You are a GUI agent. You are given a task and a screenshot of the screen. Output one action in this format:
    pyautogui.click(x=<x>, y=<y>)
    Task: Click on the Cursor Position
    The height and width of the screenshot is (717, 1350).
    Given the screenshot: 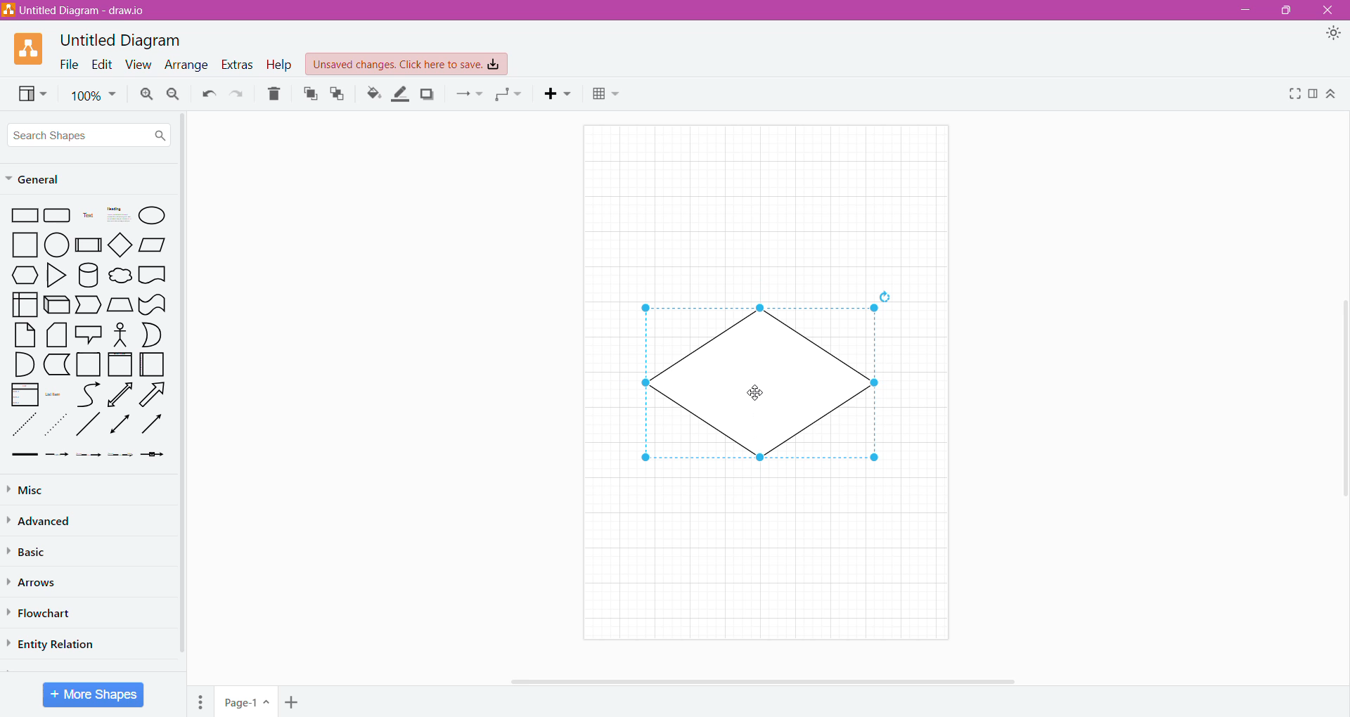 What is the action you would take?
    pyautogui.click(x=755, y=392)
    